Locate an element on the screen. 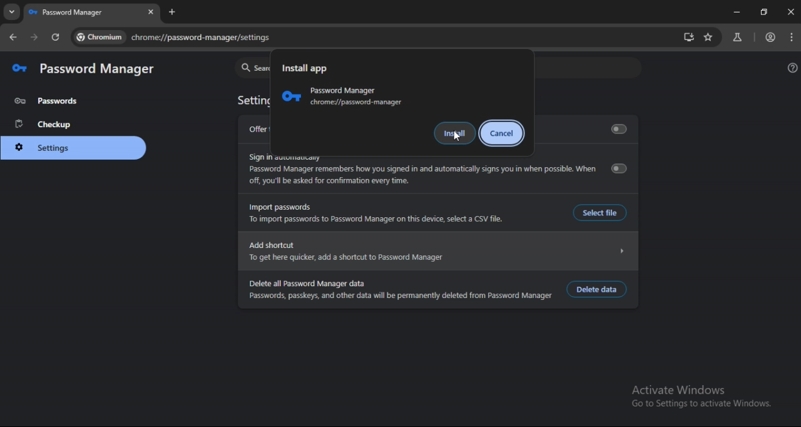  password manager is located at coordinates (84, 69).